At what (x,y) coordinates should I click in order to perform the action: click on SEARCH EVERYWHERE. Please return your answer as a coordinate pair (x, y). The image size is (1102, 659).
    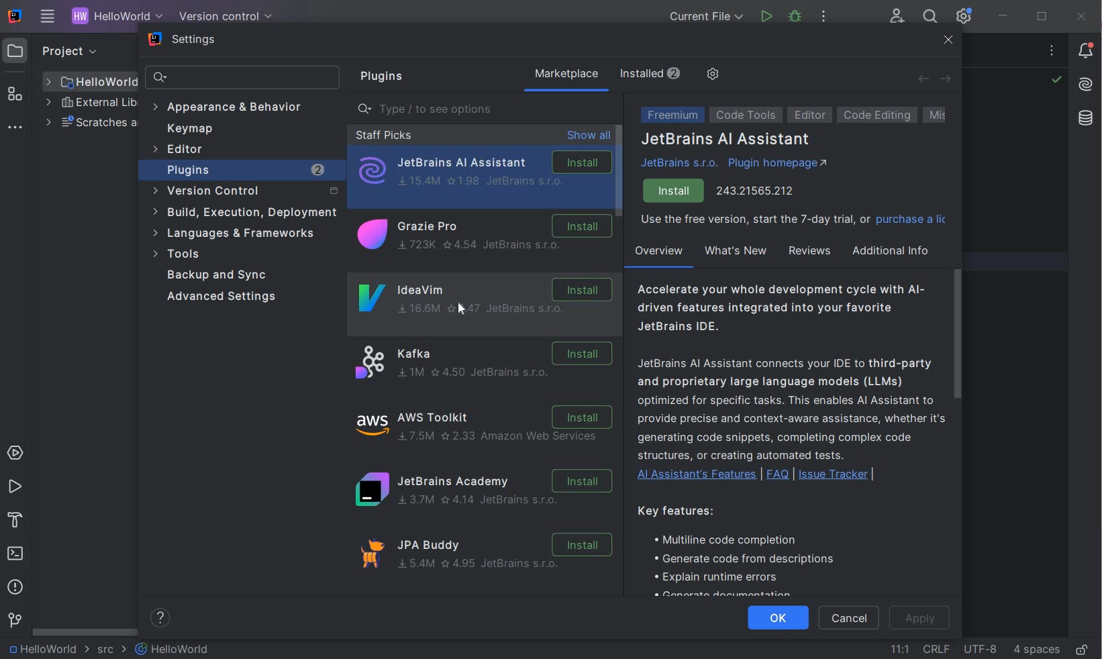
    Looking at the image, I should click on (930, 18).